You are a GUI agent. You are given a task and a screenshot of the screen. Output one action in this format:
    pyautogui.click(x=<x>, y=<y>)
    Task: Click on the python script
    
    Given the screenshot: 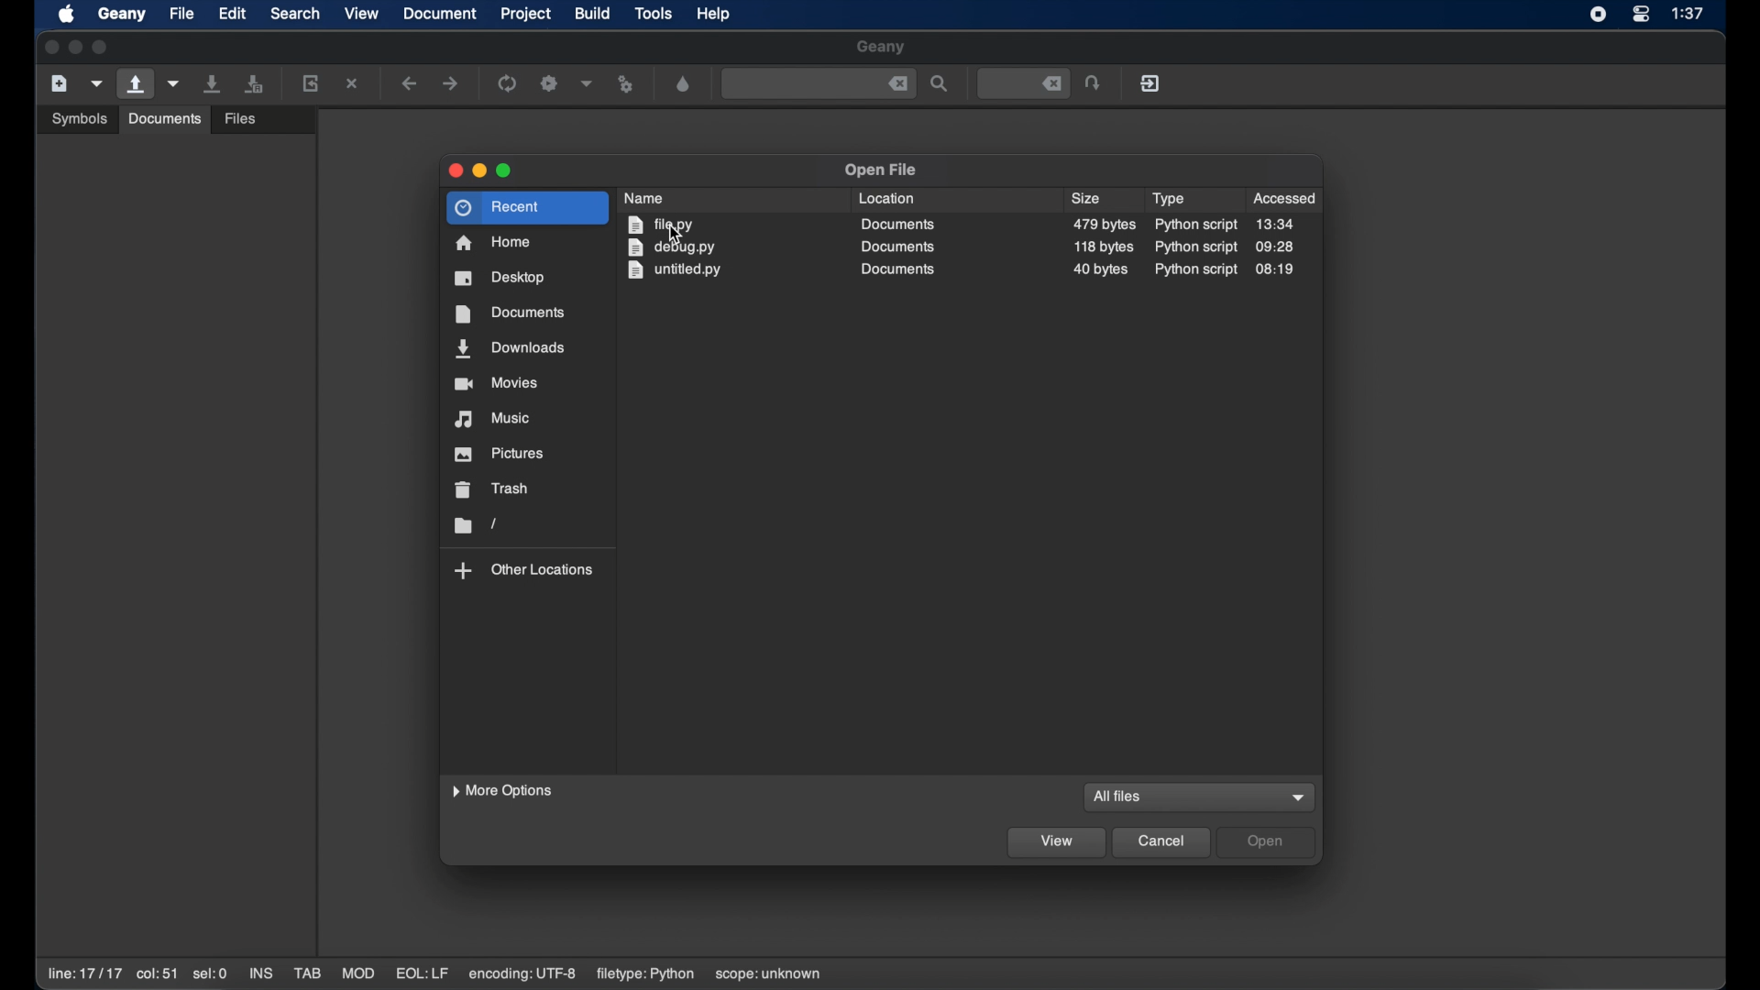 What is the action you would take?
    pyautogui.click(x=1197, y=270)
    